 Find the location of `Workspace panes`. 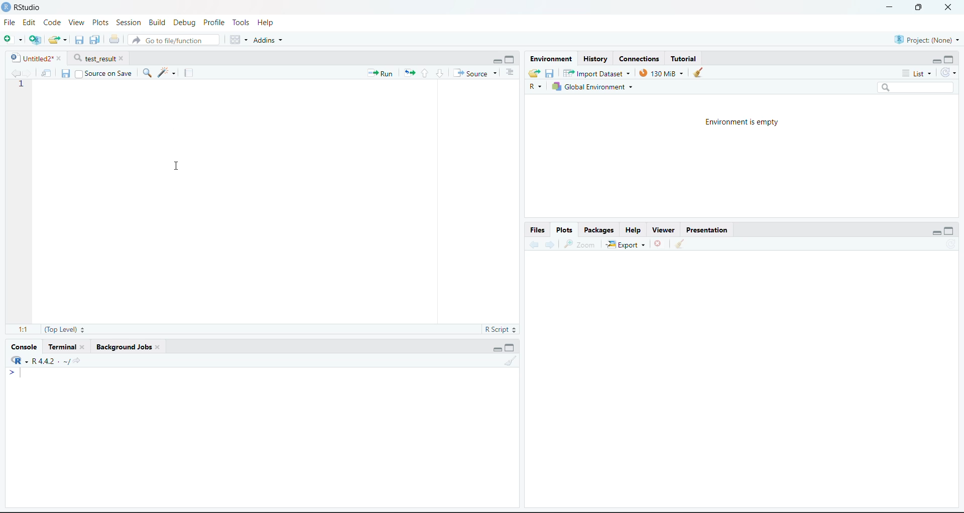

Workspace panes is located at coordinates (237, 39).